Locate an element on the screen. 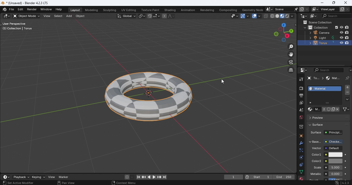  Switch the current view from perspective/orthographic prokection is located at coordinates (286, 71).